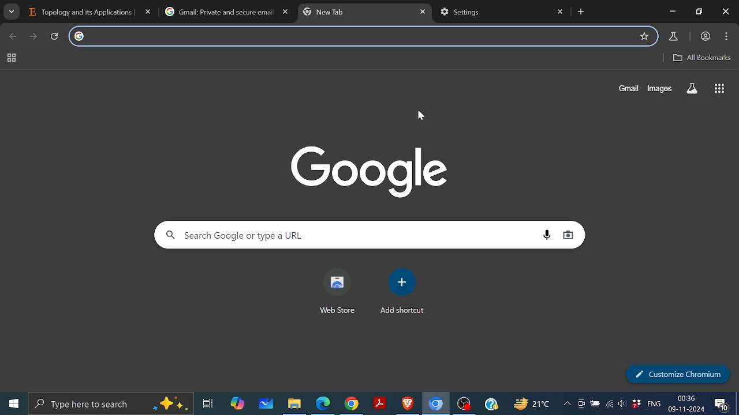  Describe the element at coordinates (401, 292) in the screenshot. I see `Add shortcut` at that location.